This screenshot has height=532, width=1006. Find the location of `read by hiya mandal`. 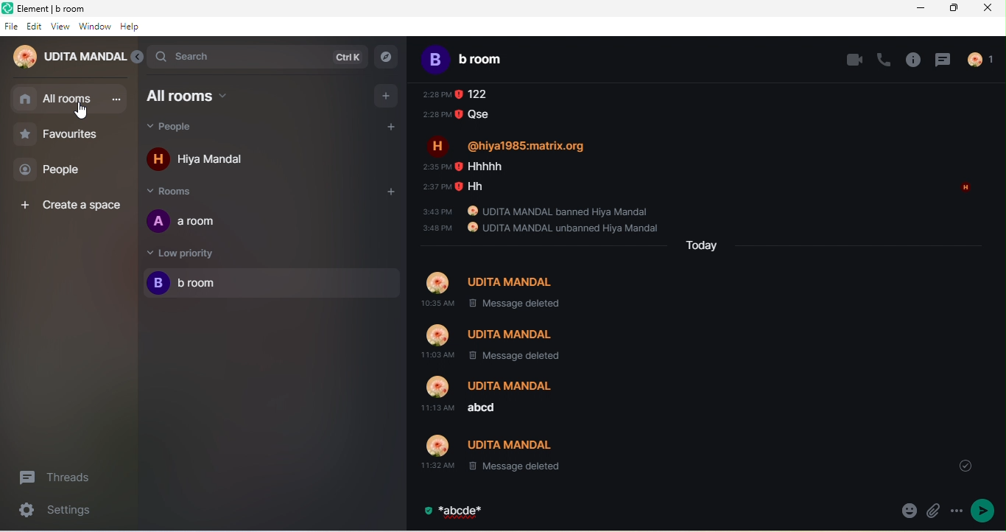

read by hiya mandal is located at coordinates (963, 191).